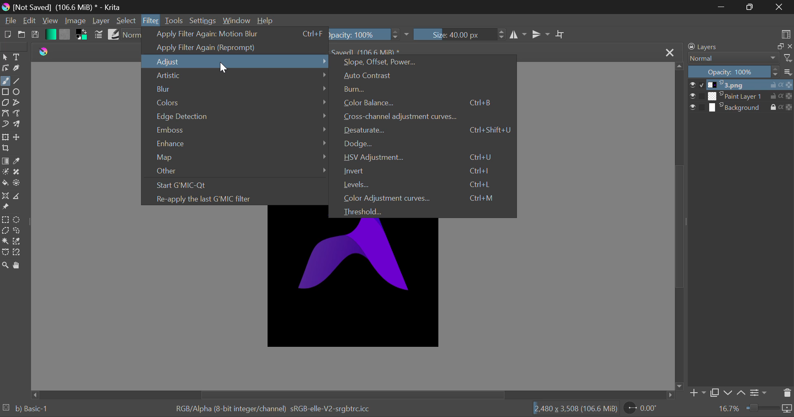  What do you see at coordinates (235, 34) in the screenshot?
I see `Apply Filter Again` at bounding box center [235, 34].